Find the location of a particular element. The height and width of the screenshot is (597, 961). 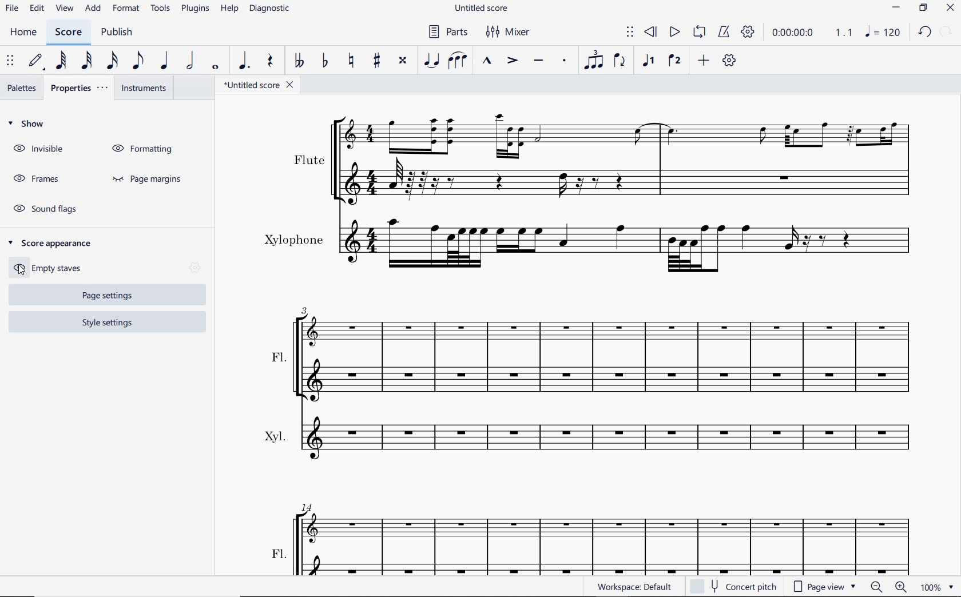

FLIP DIRECTION is located at coordinates (622, 61).